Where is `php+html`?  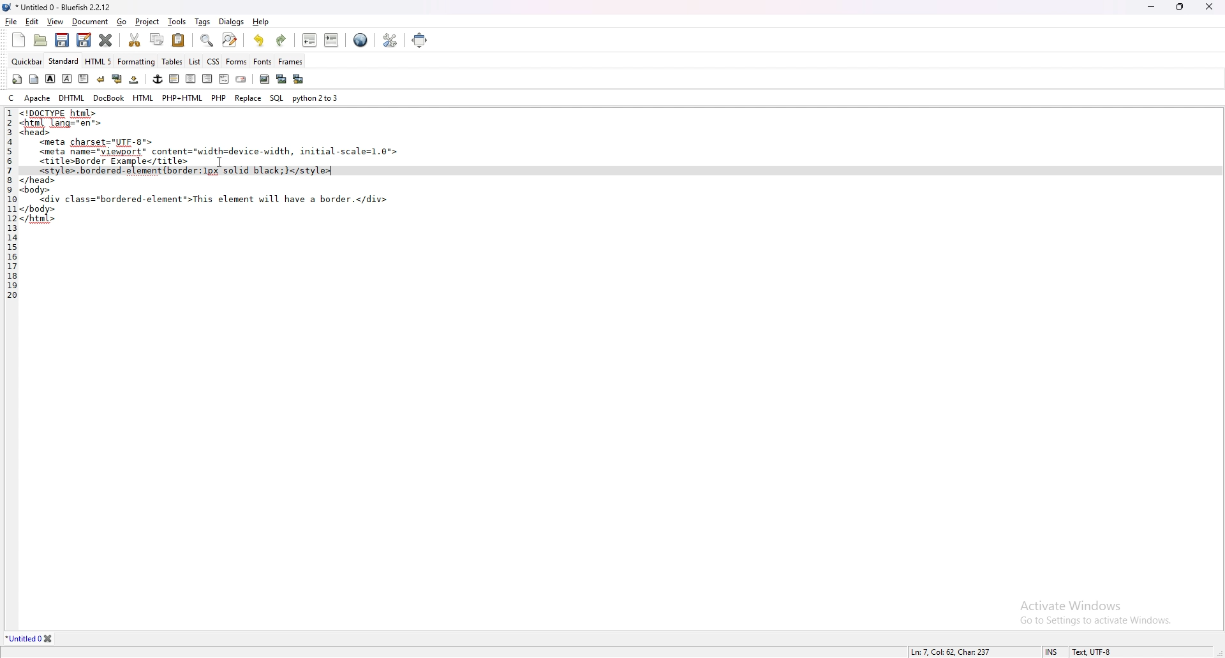
php+html is located at coordinates (182, 98).